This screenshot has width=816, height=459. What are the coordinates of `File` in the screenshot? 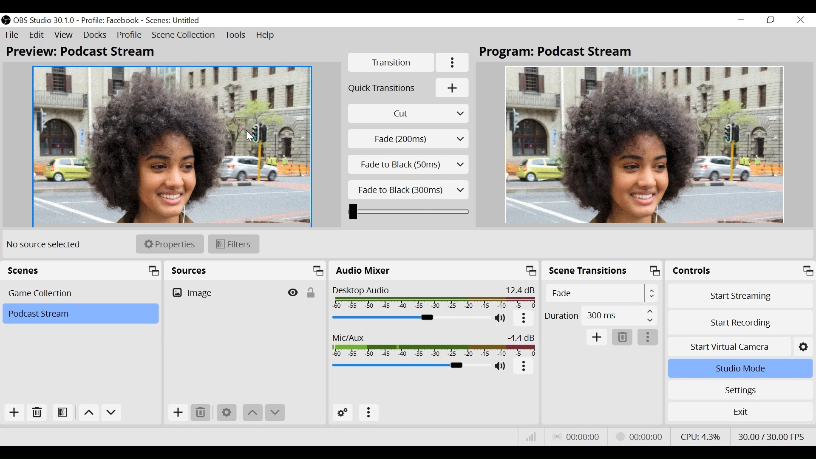 It's located at (12, 35).